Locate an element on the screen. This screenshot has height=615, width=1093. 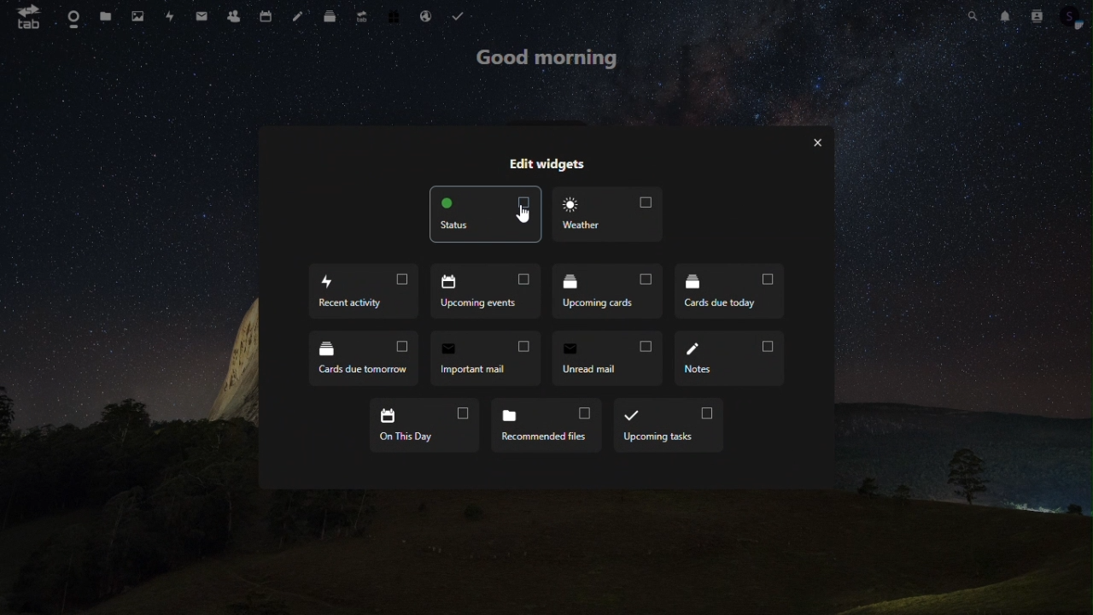
upcoming tasks is located at coordinates (669, 425).